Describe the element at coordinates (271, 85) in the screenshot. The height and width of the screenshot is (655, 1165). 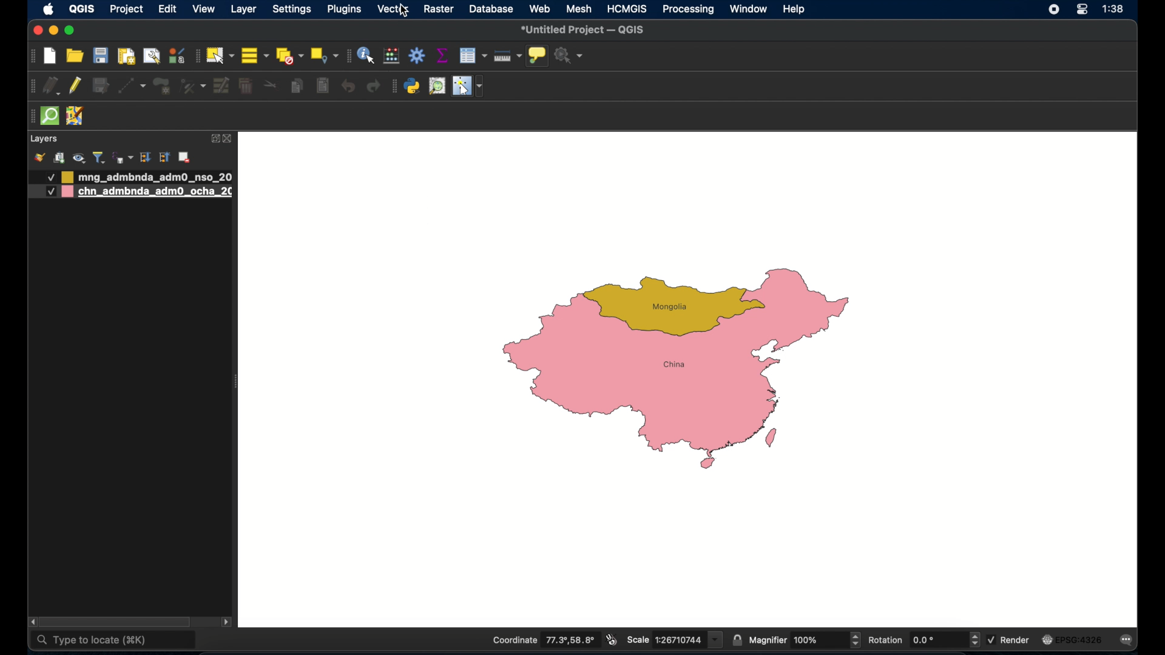
I see `cut features` at that location.